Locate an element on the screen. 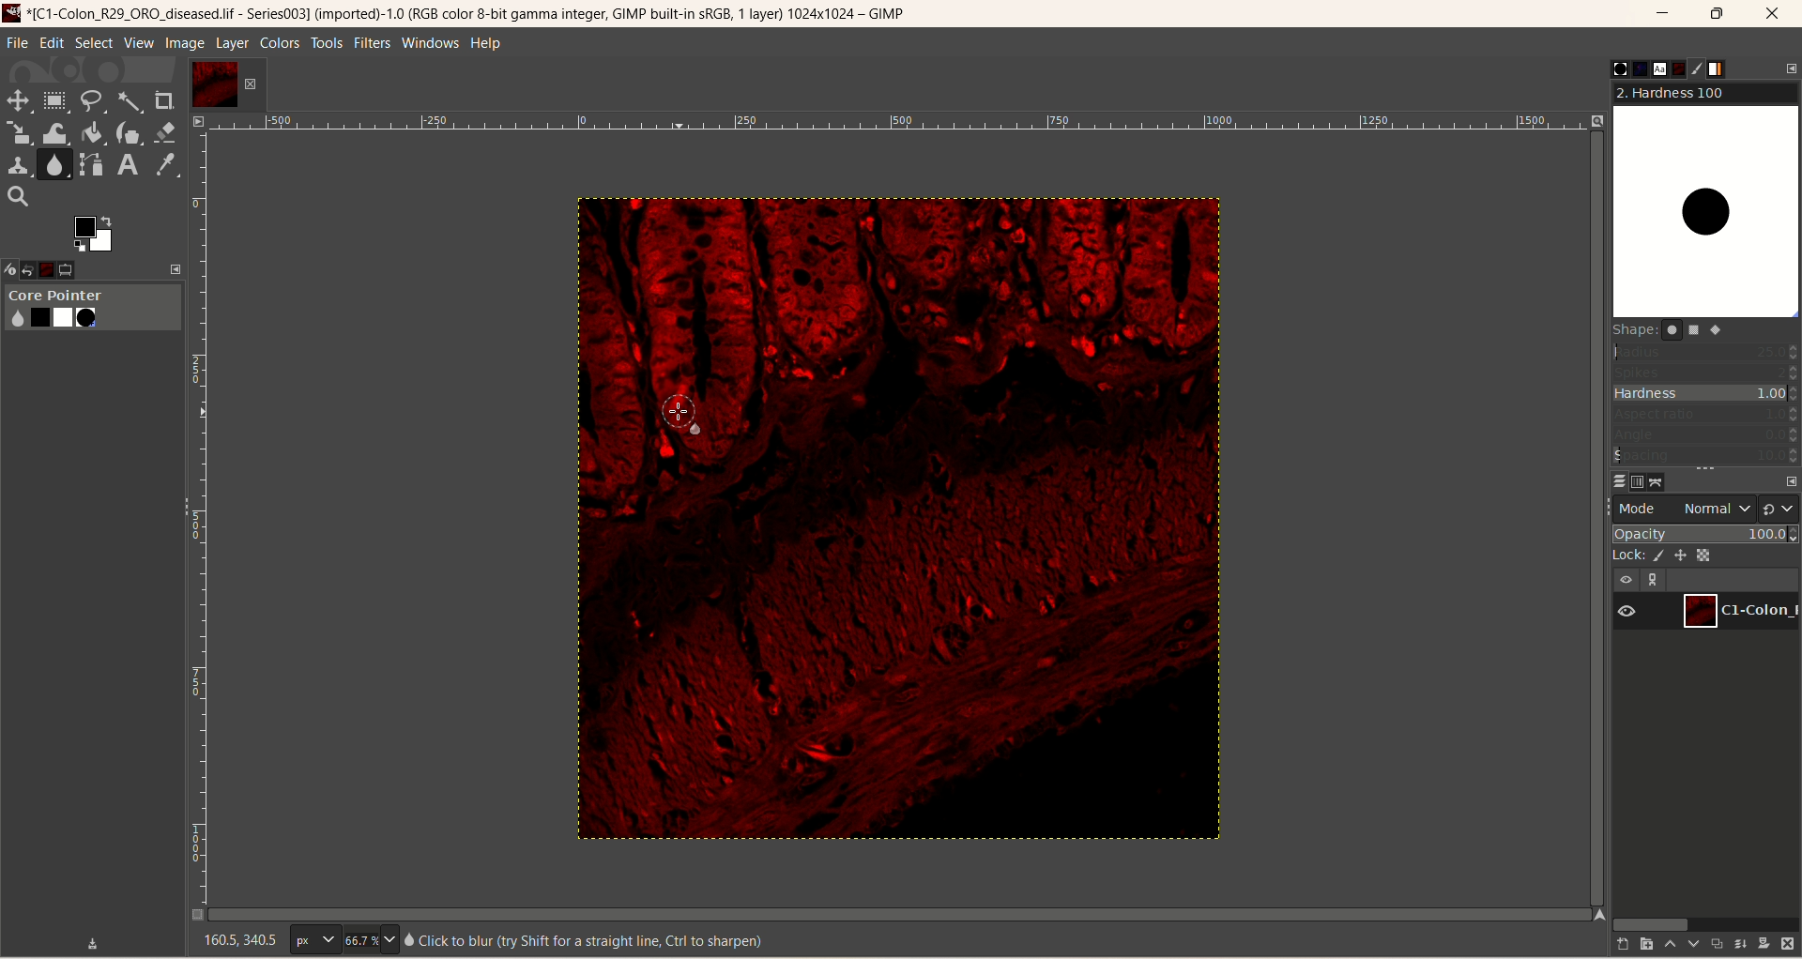 The image size is (1802, 959). hardness100 is located at coordinates (1705, 201).